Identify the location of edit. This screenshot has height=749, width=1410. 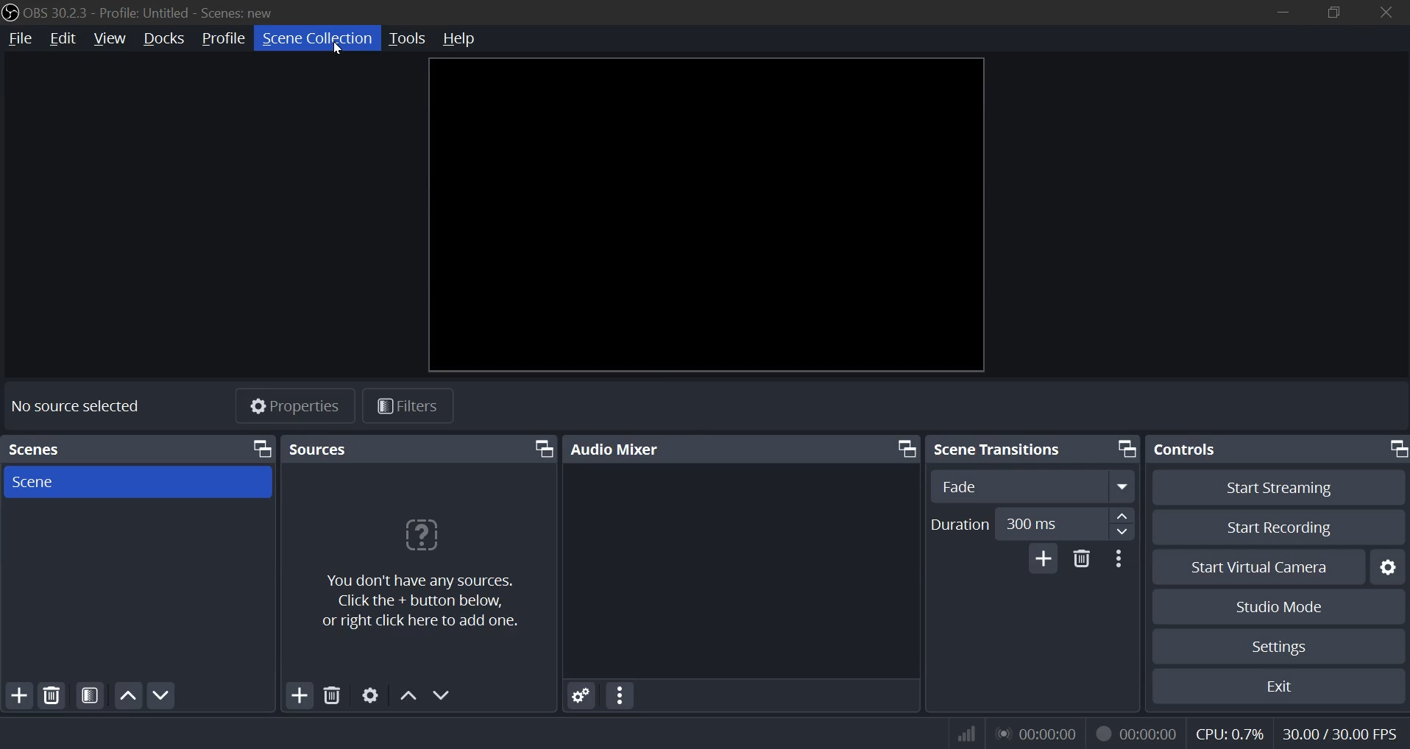
(63, 39).